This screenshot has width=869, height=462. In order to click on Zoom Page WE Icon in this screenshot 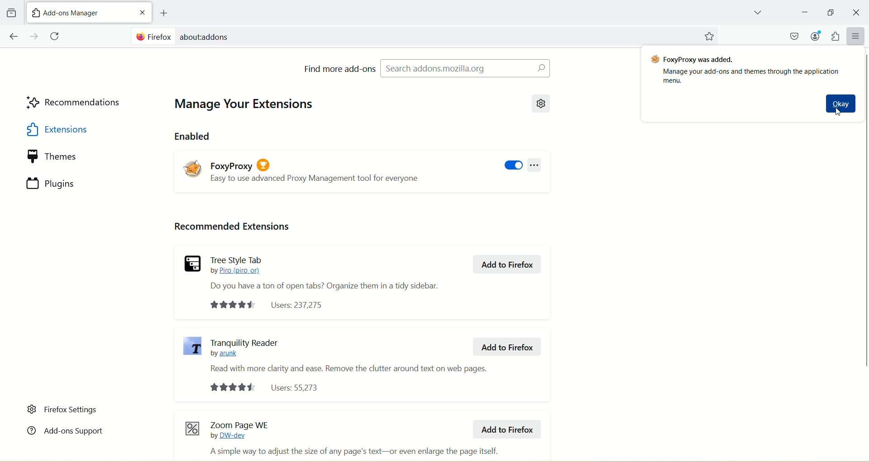, I will do `click(192, 428)`.